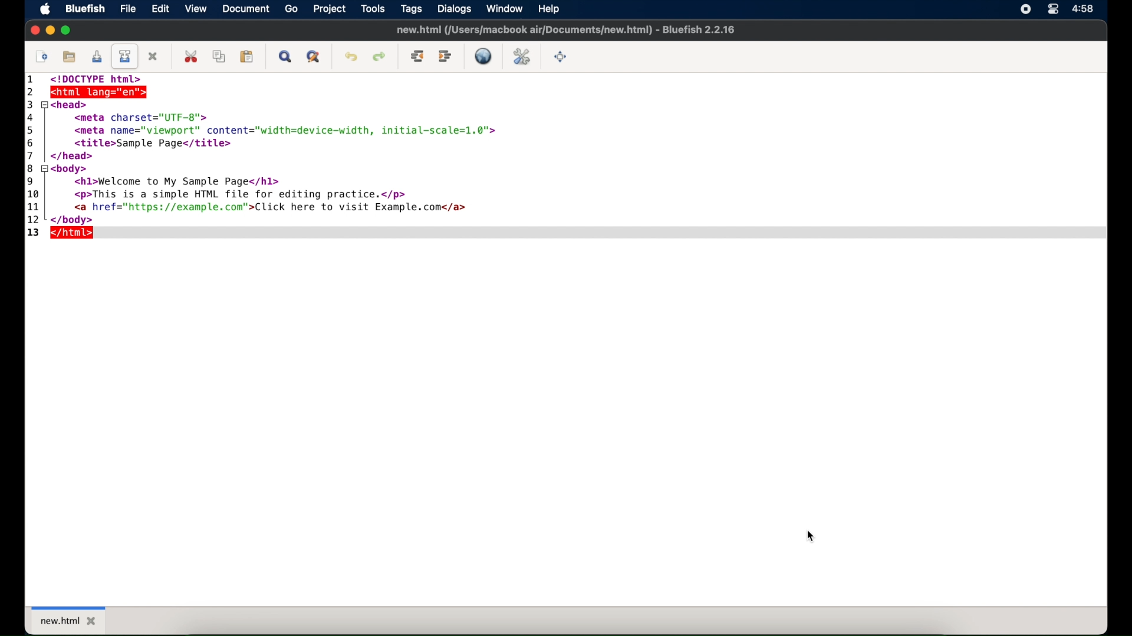  I want to click on undo, so click(351, 57).